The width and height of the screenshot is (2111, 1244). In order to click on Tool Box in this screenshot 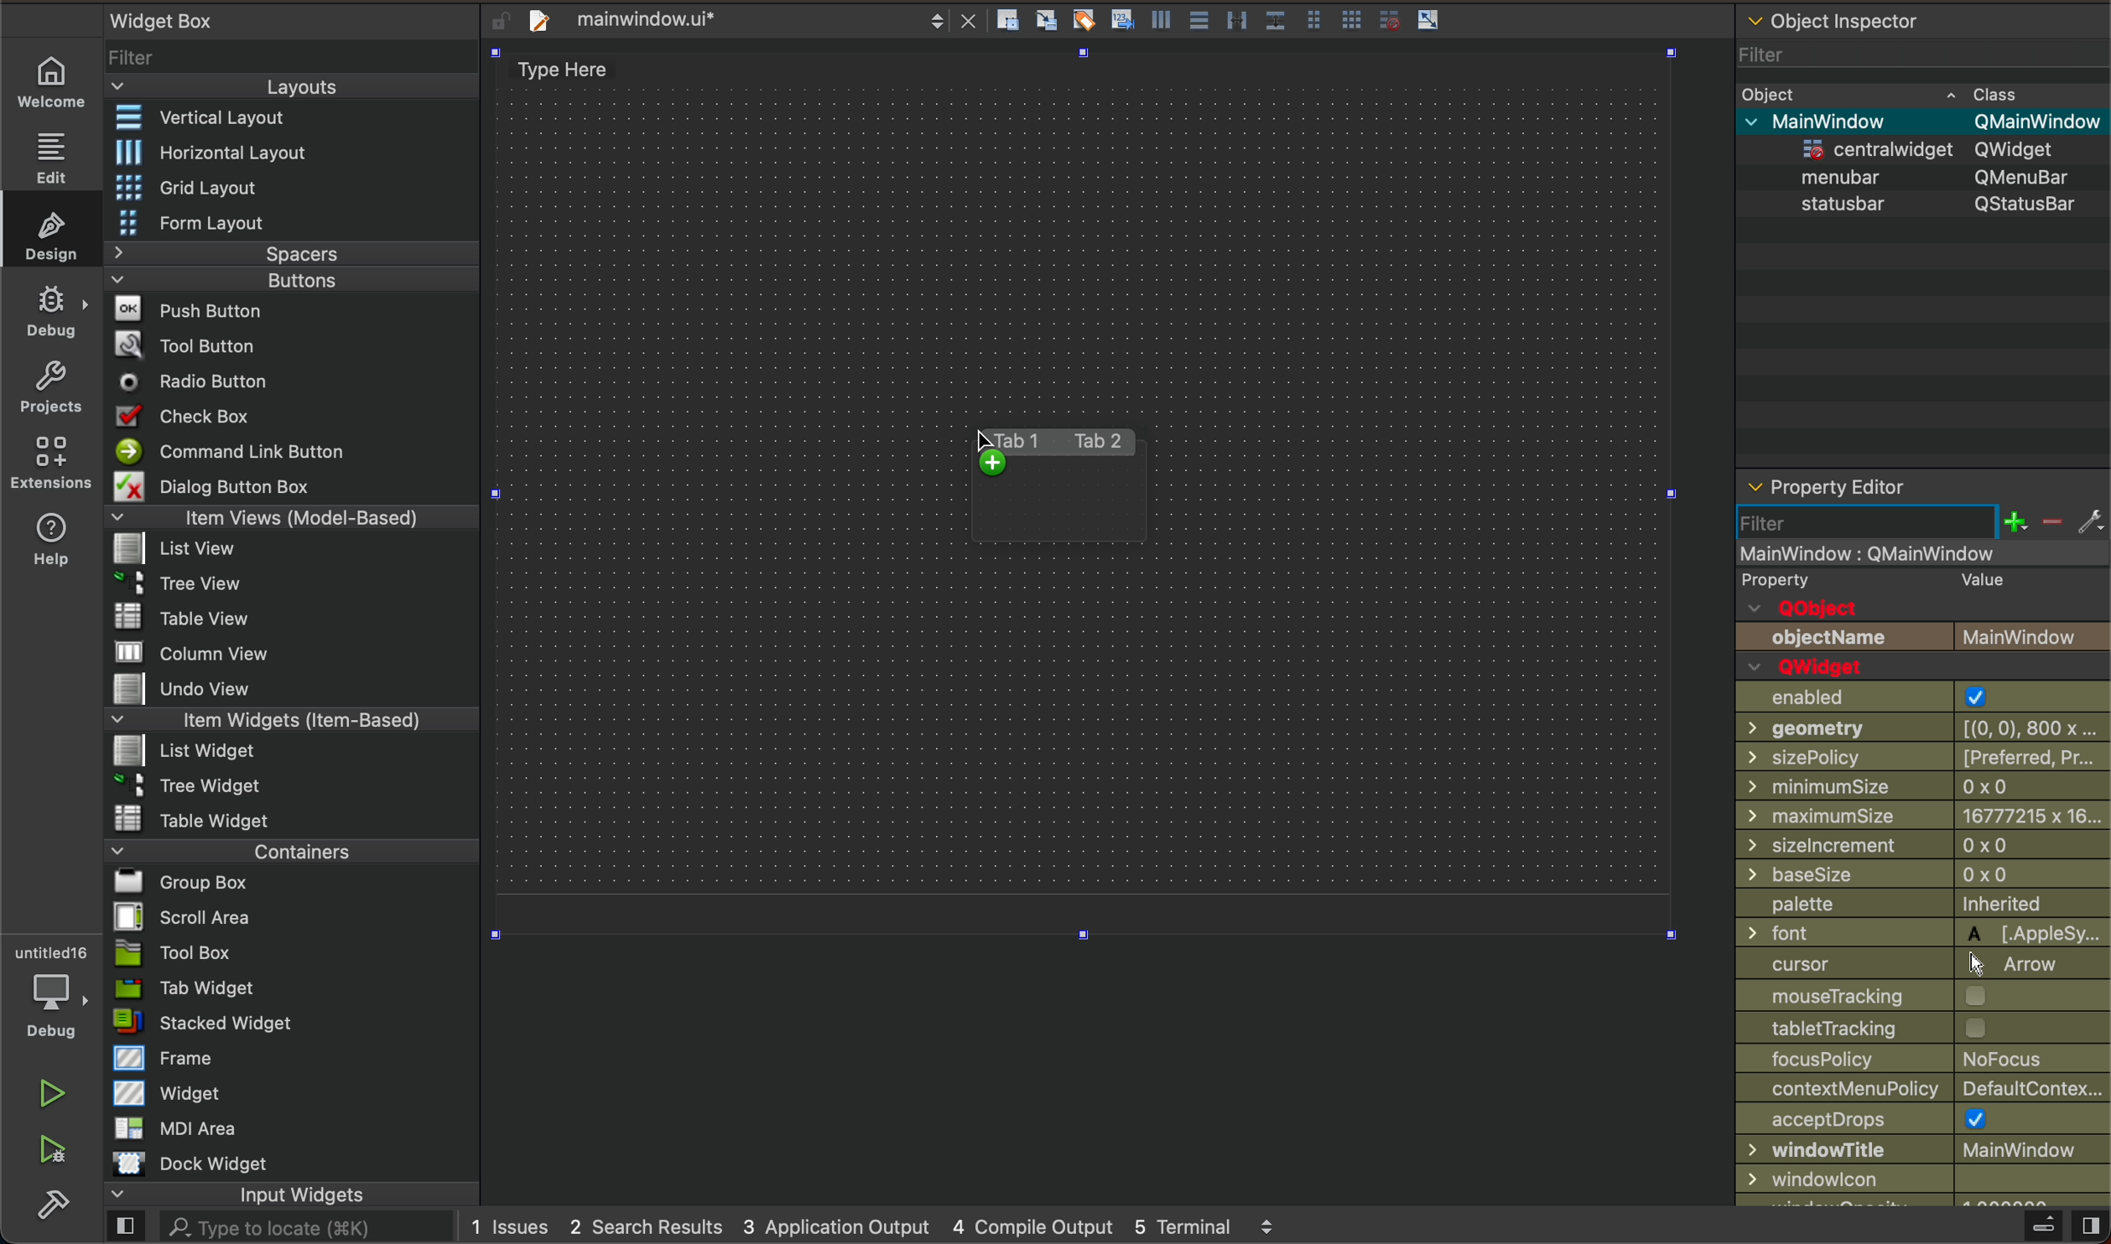, I will do `click(199, 956)`.